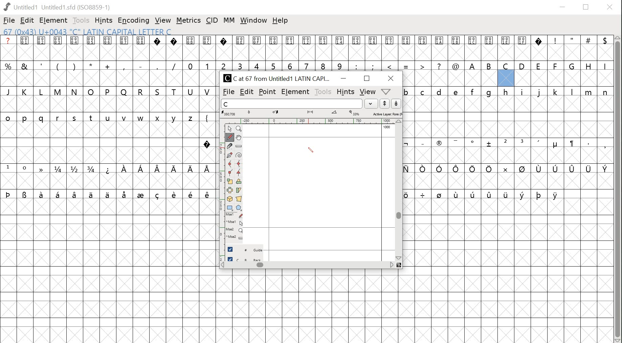 This screenshot has height=343, width=622. Describe the element at coordinates (367, 91) in the screenshot. I see `view` at that location.